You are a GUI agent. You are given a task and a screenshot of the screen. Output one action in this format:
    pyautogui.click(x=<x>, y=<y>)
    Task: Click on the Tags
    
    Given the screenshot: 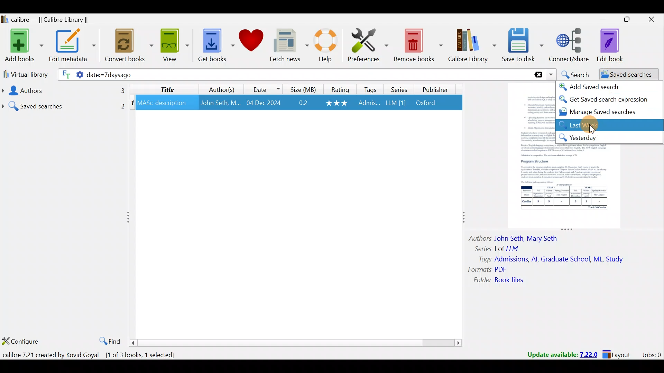 What is the action you would take?
    pyautogui.click(x=371, y=89)
    